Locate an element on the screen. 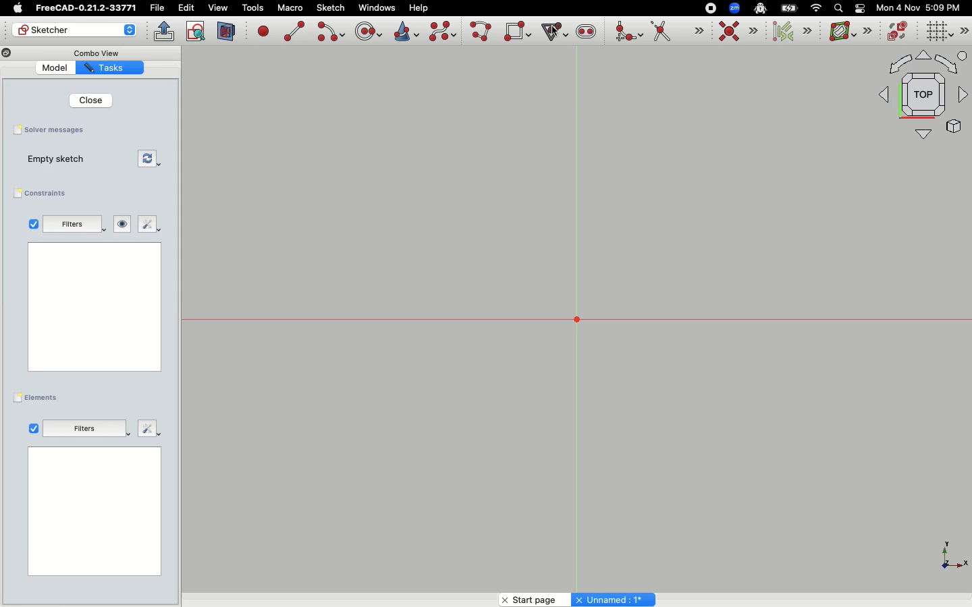  Windows is located at coordinates (377, 8).